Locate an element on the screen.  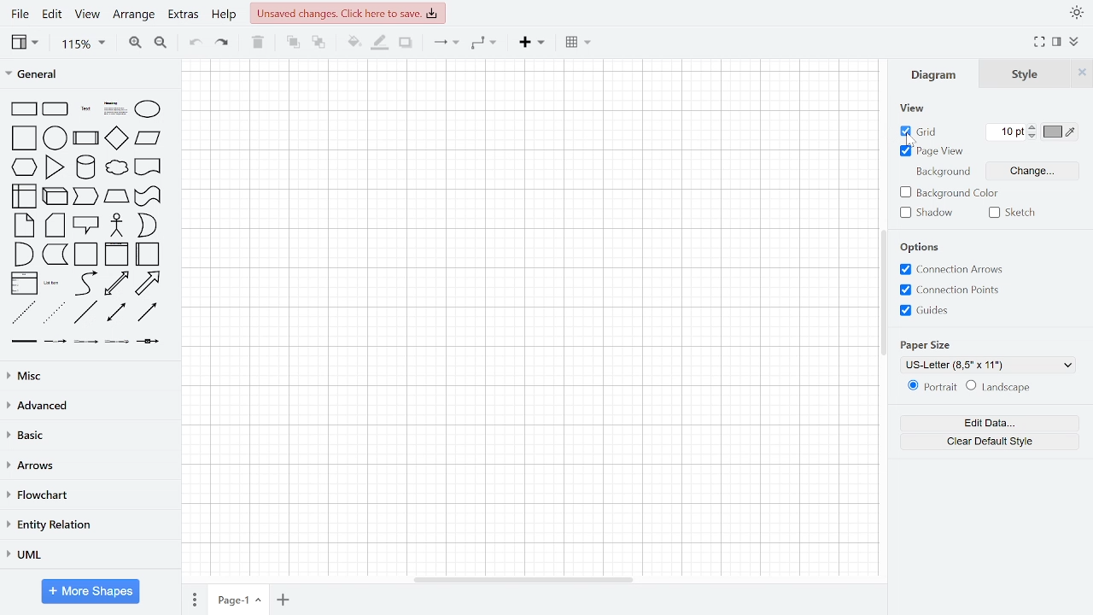
vertical scrollbar is located at coordinates (883, 291).